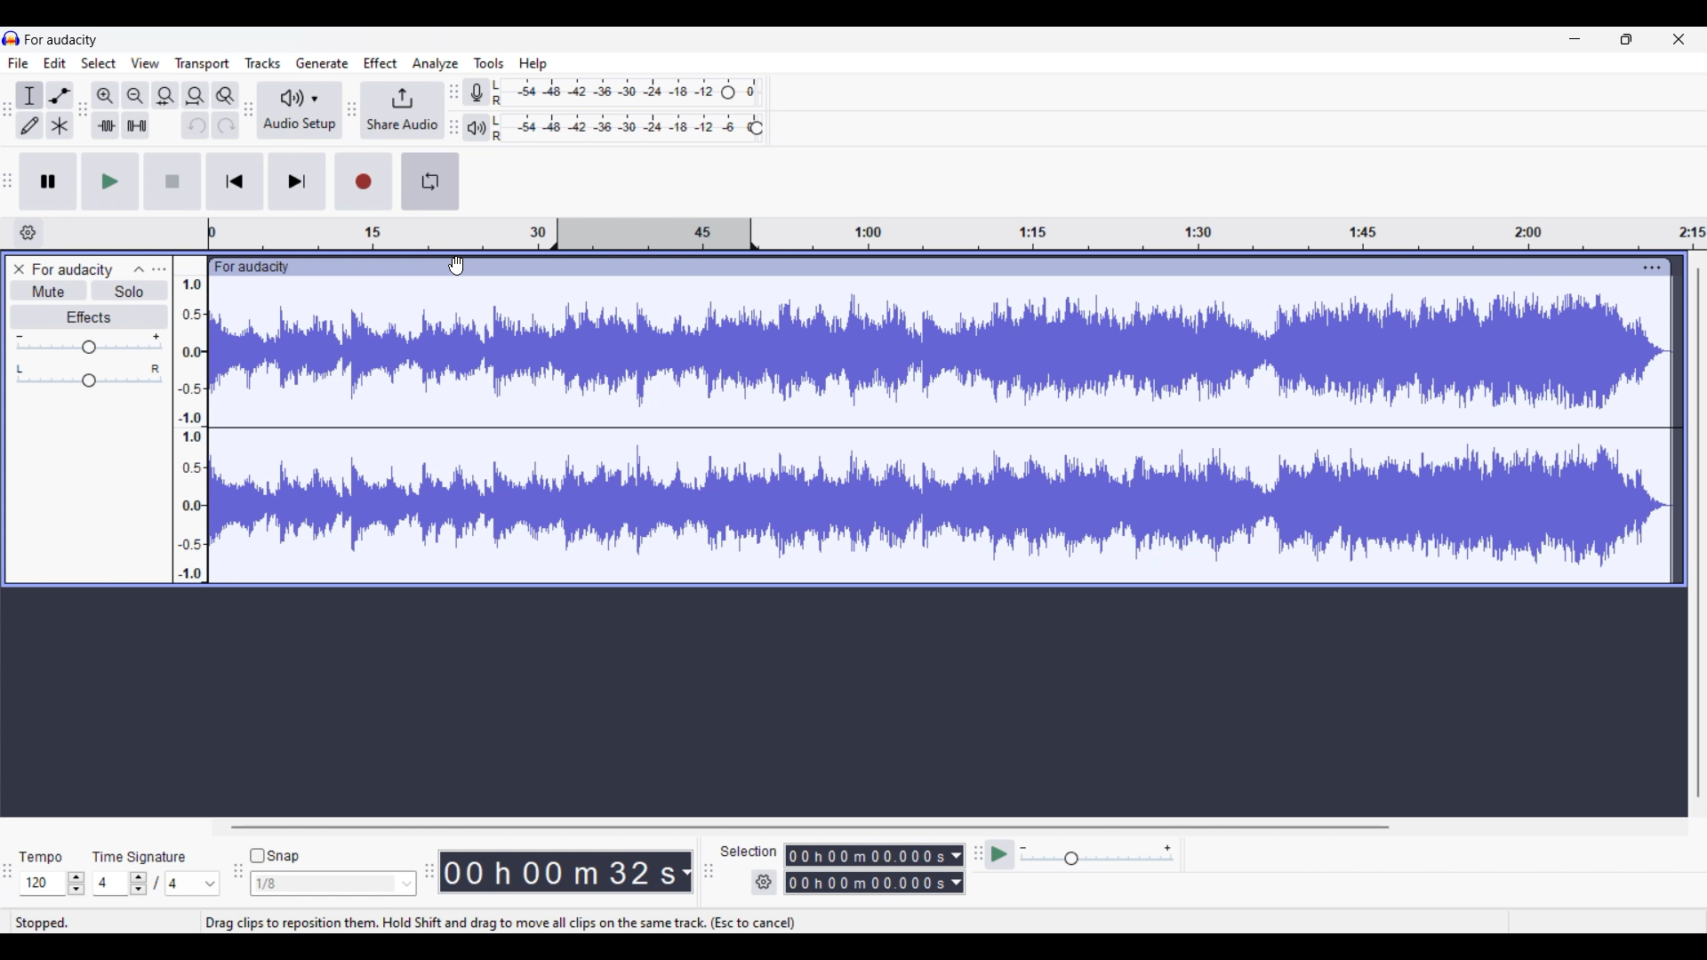 This screenshot has width=1707, height=960. Describe the element at coordinates (225, 125) in the screenshot. I see `Redo` at that location.